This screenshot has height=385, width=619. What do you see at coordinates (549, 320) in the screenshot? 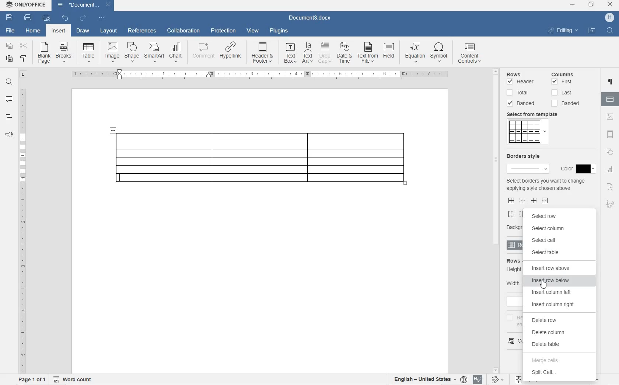
I see `delete row` at bounding box center [549, 320].